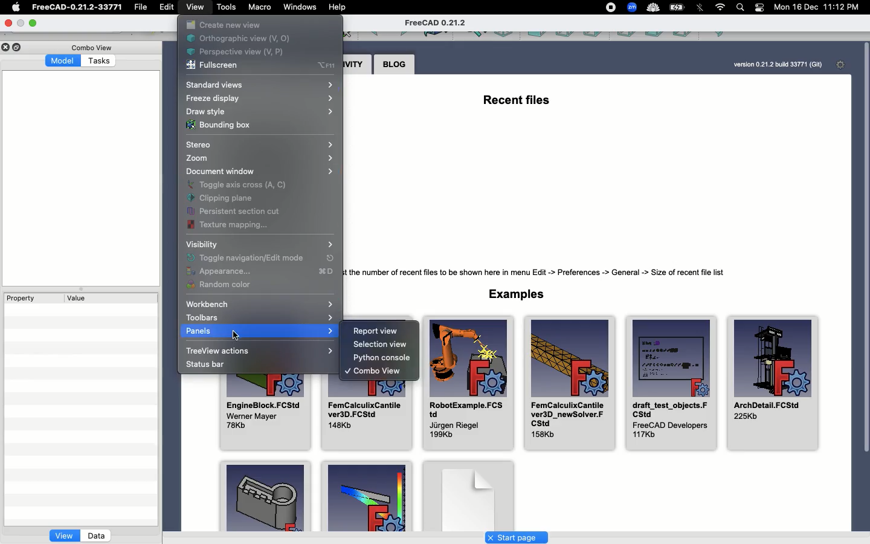 This screenshot has width=870, height=544. Describe the element at coordinates (339, 6) in the screenshot. I see `Help` at that location.